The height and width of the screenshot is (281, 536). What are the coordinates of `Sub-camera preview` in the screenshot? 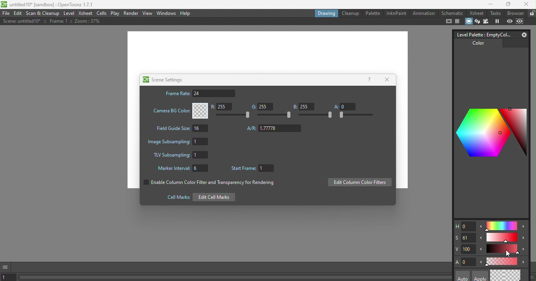 It's located at (520, 21).